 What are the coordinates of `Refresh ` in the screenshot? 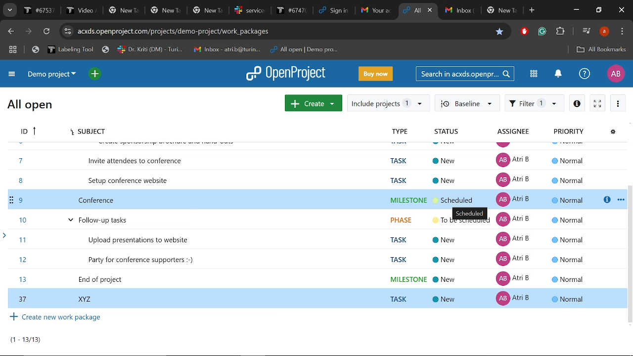 It's located at (47, 32).